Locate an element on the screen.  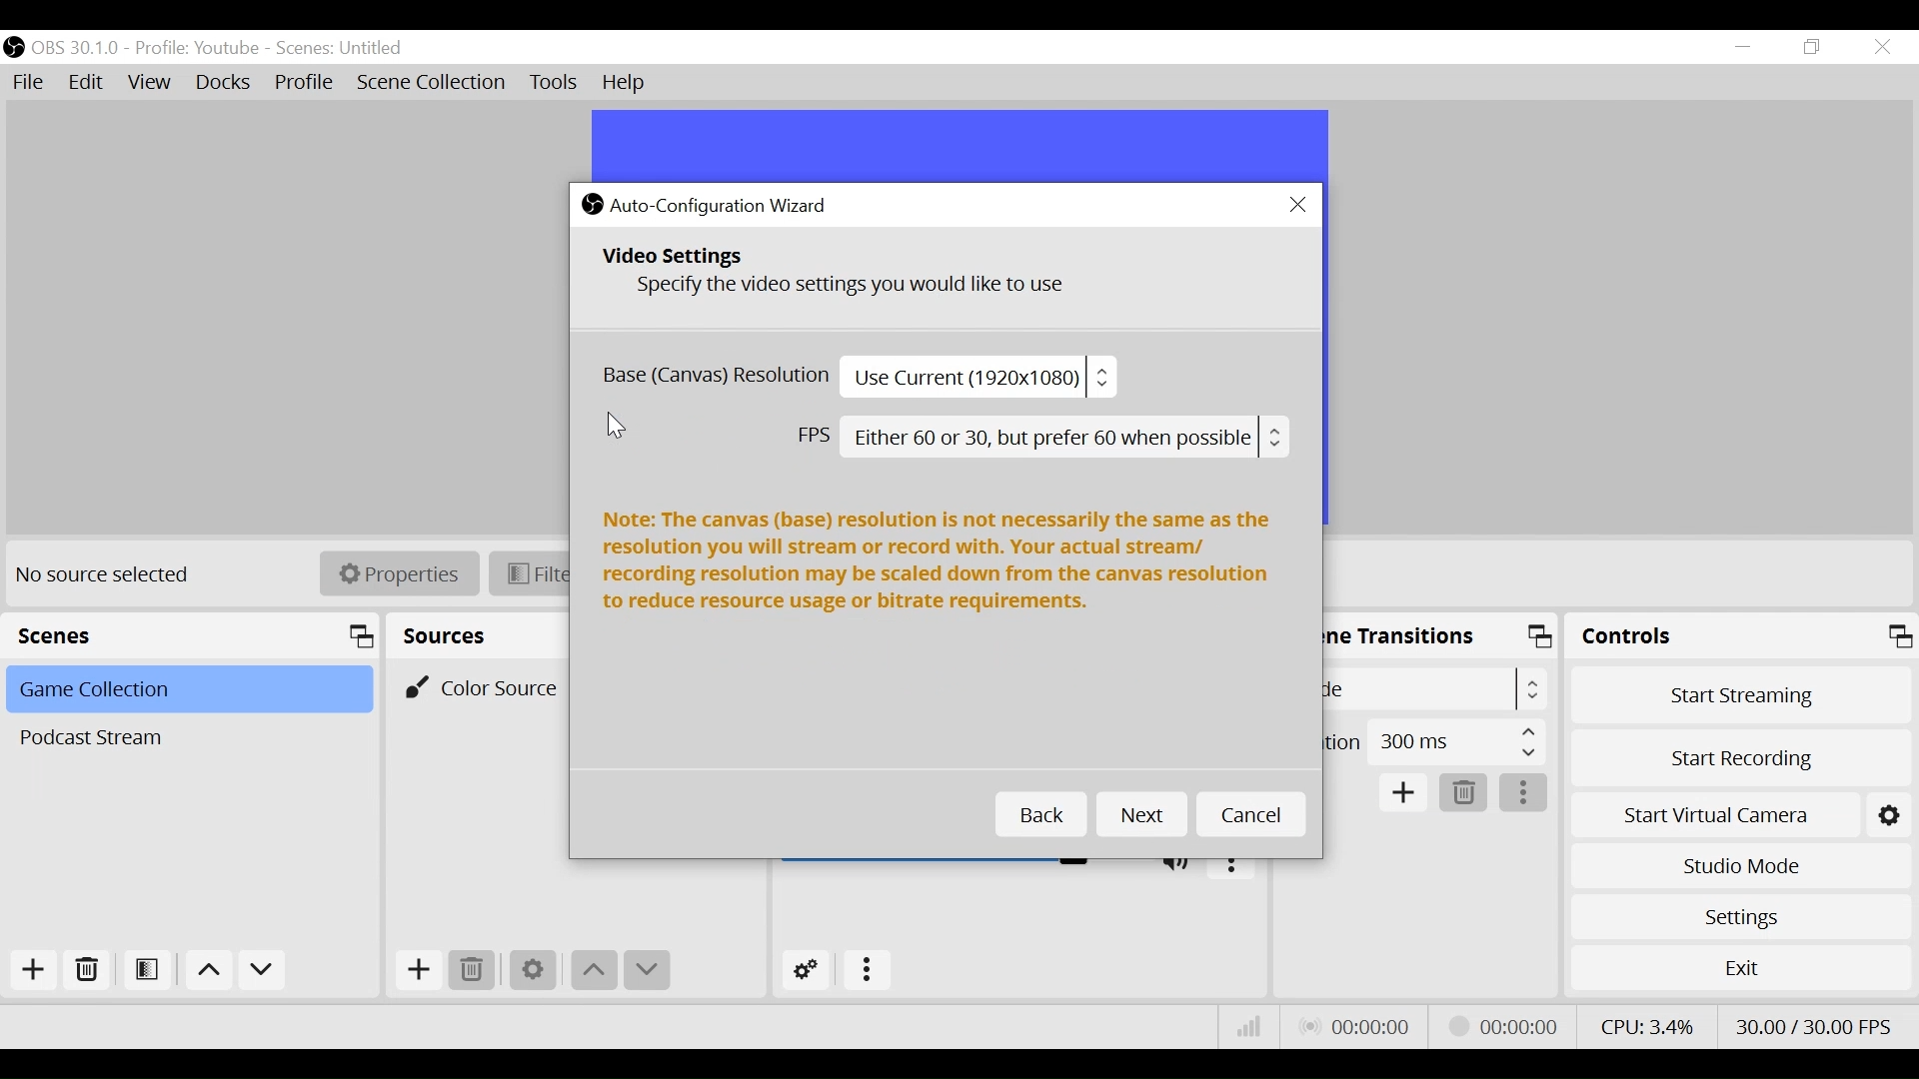
Settings is located at coordinates (1737, 917).